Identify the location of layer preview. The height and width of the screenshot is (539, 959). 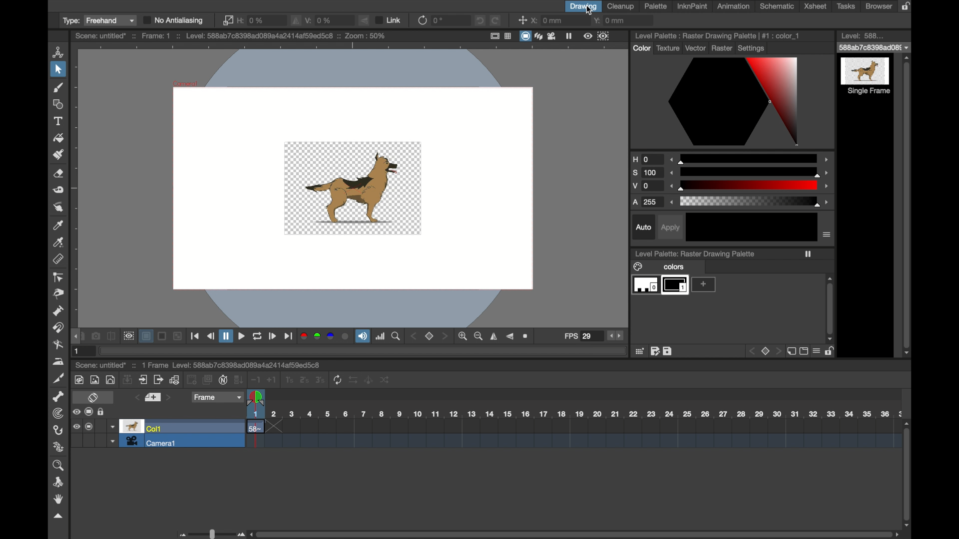
(677, 283).